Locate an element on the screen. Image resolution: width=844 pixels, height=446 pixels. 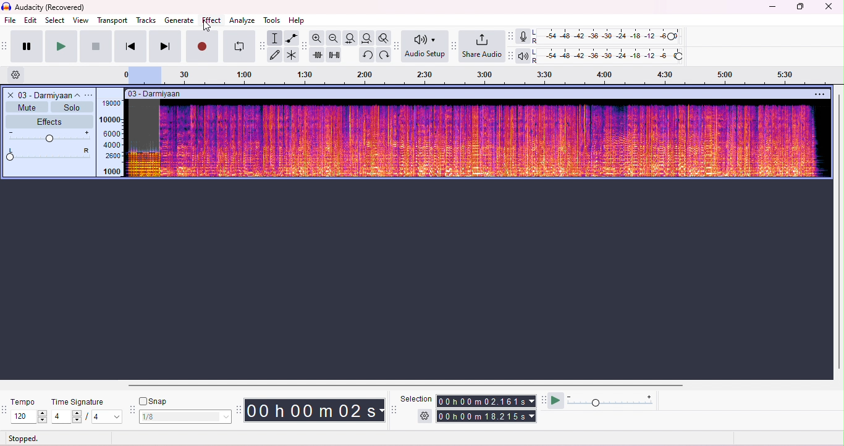
select snap is located at coordinates (187, 416).